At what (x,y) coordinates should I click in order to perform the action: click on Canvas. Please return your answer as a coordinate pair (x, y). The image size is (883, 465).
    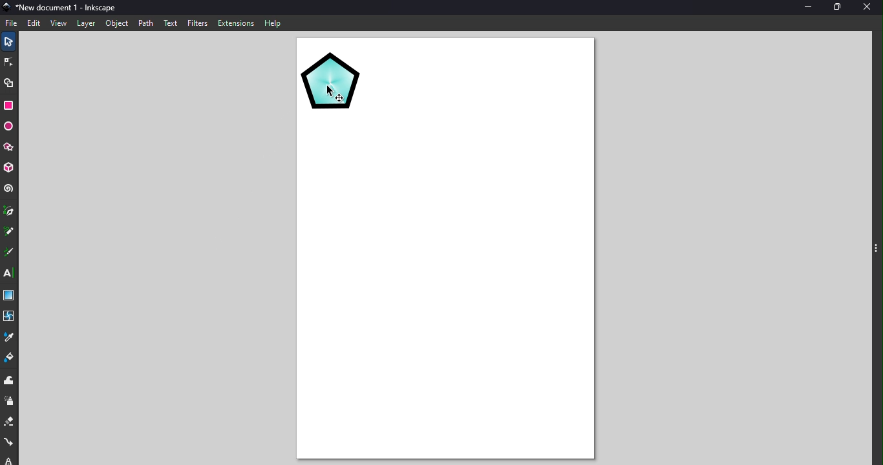
    Looking at the image, I should click on (445, 251).